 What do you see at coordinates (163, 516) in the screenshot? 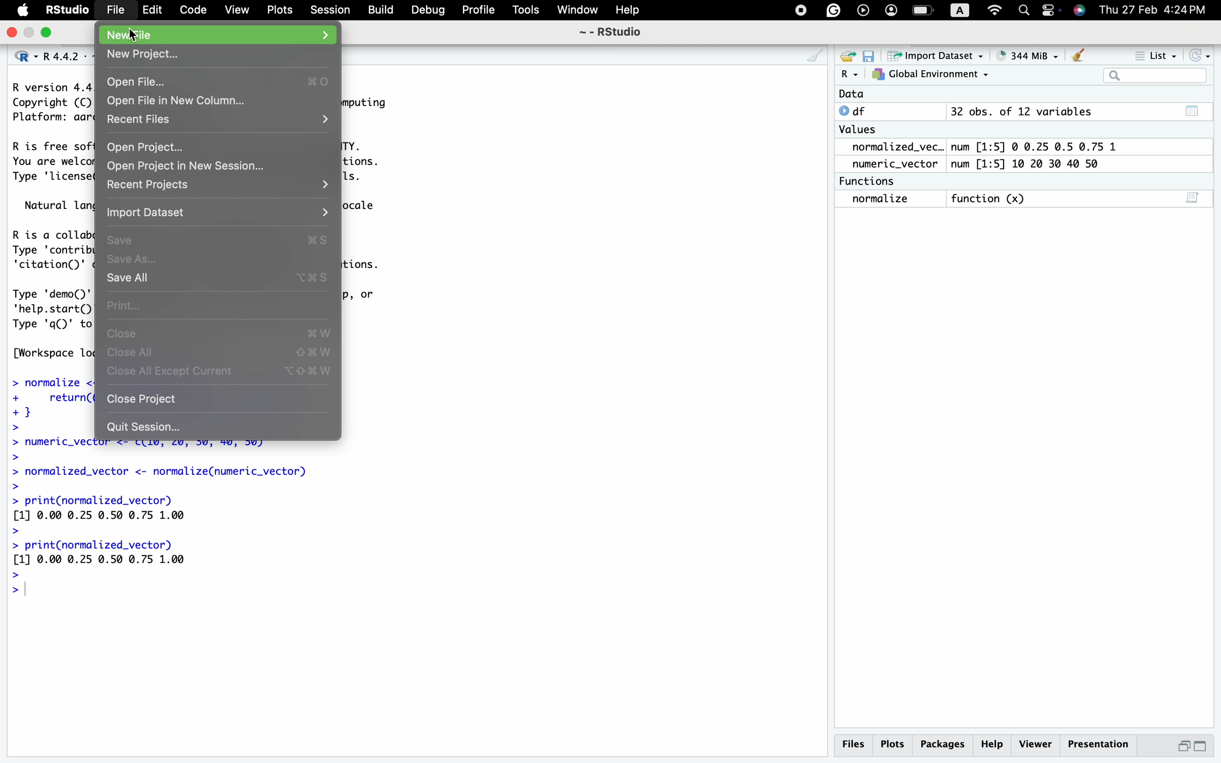
I see `> normalized_vector <- normalize(numeric_vector)
>

> print(normalized_vector)

[1] 0.00 0.25 0.50 @.75 1.00

>

> print(normalized_vector)

[1] 0.00 0.25 0.50 0.75 1.00` at bounding box center [163, 516].